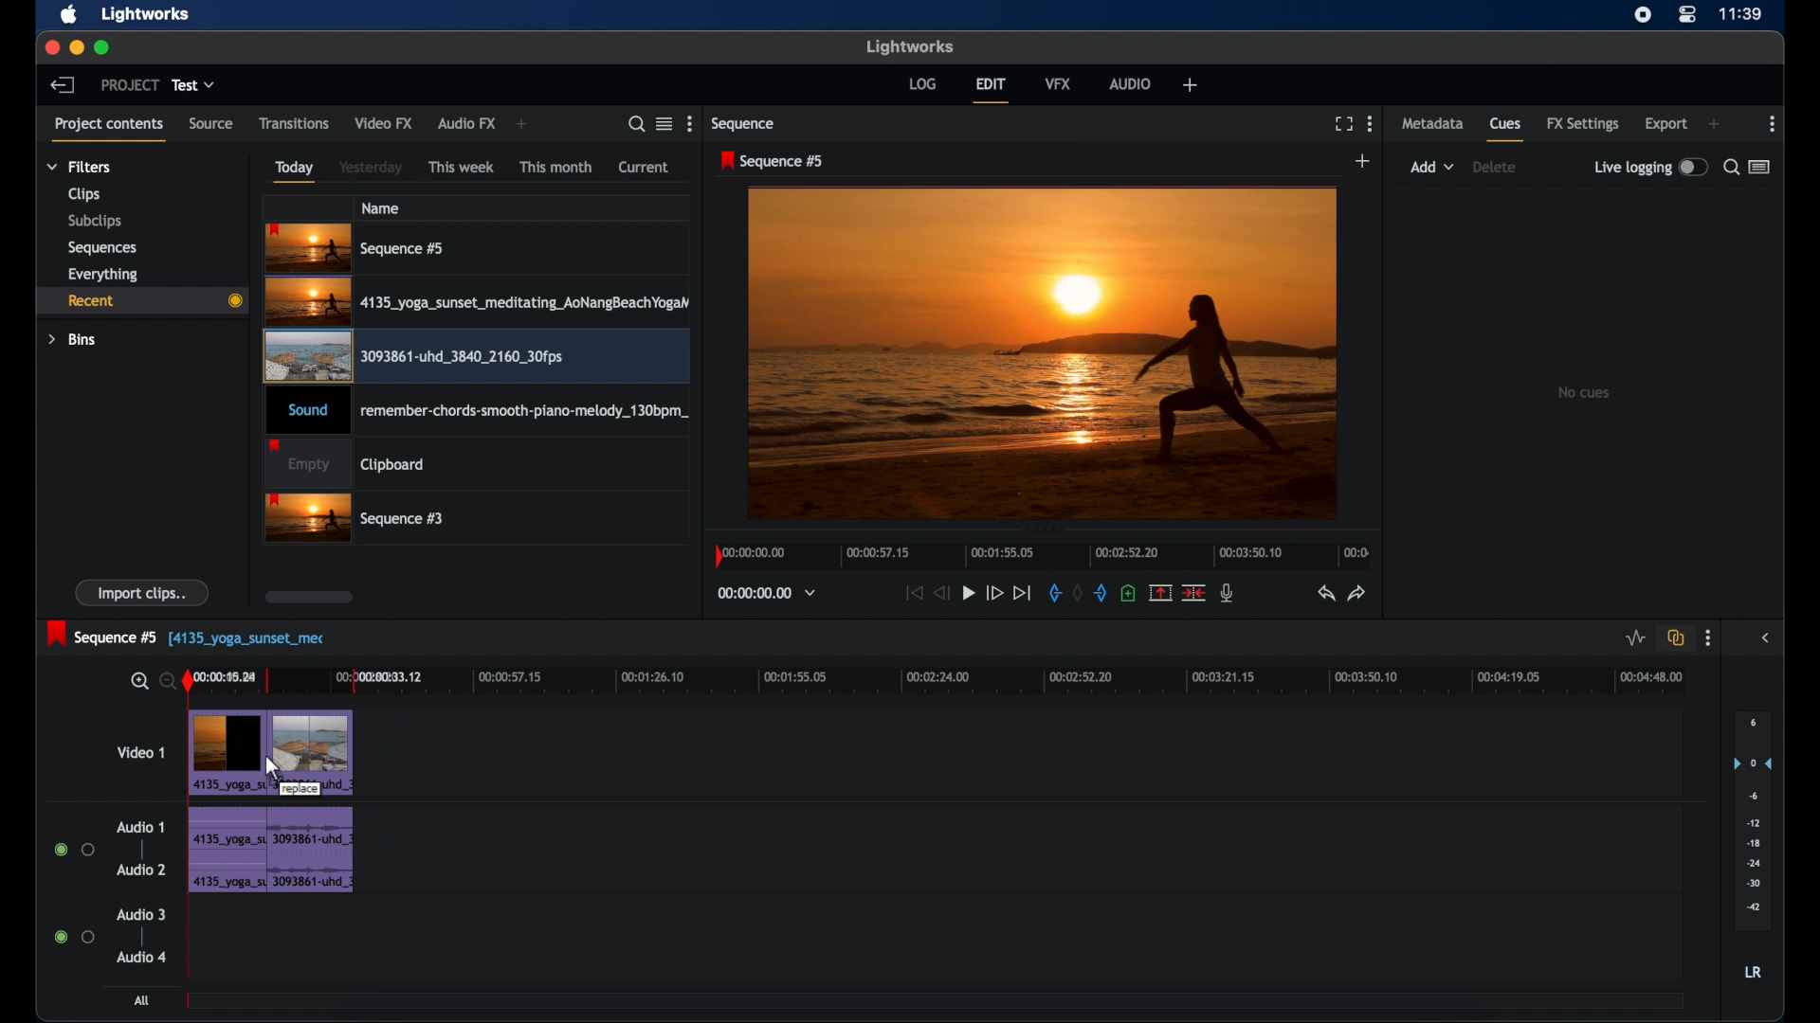 The image size is (1820, 1023). What do you see at coordinates (664, 123) in the screenshot?
I see `toggle list or tile view` at bounding box center [664, 123].